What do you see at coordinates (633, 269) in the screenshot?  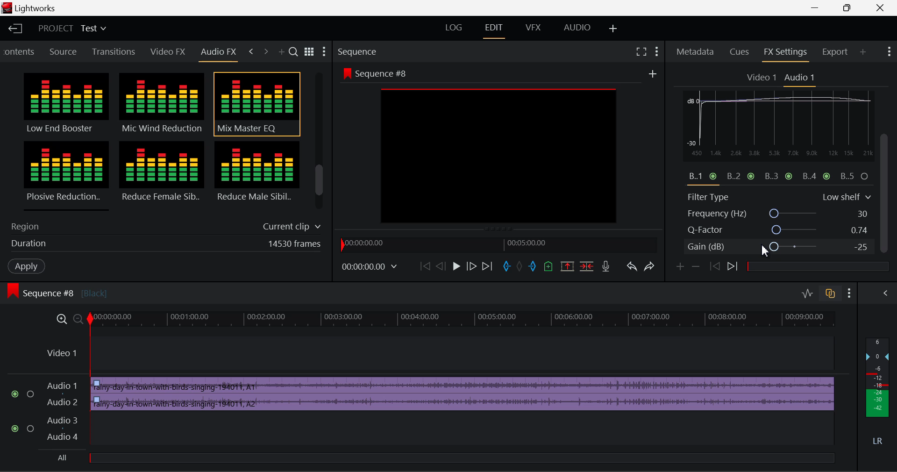 I see `Undo` at bounding box center [633, 269].